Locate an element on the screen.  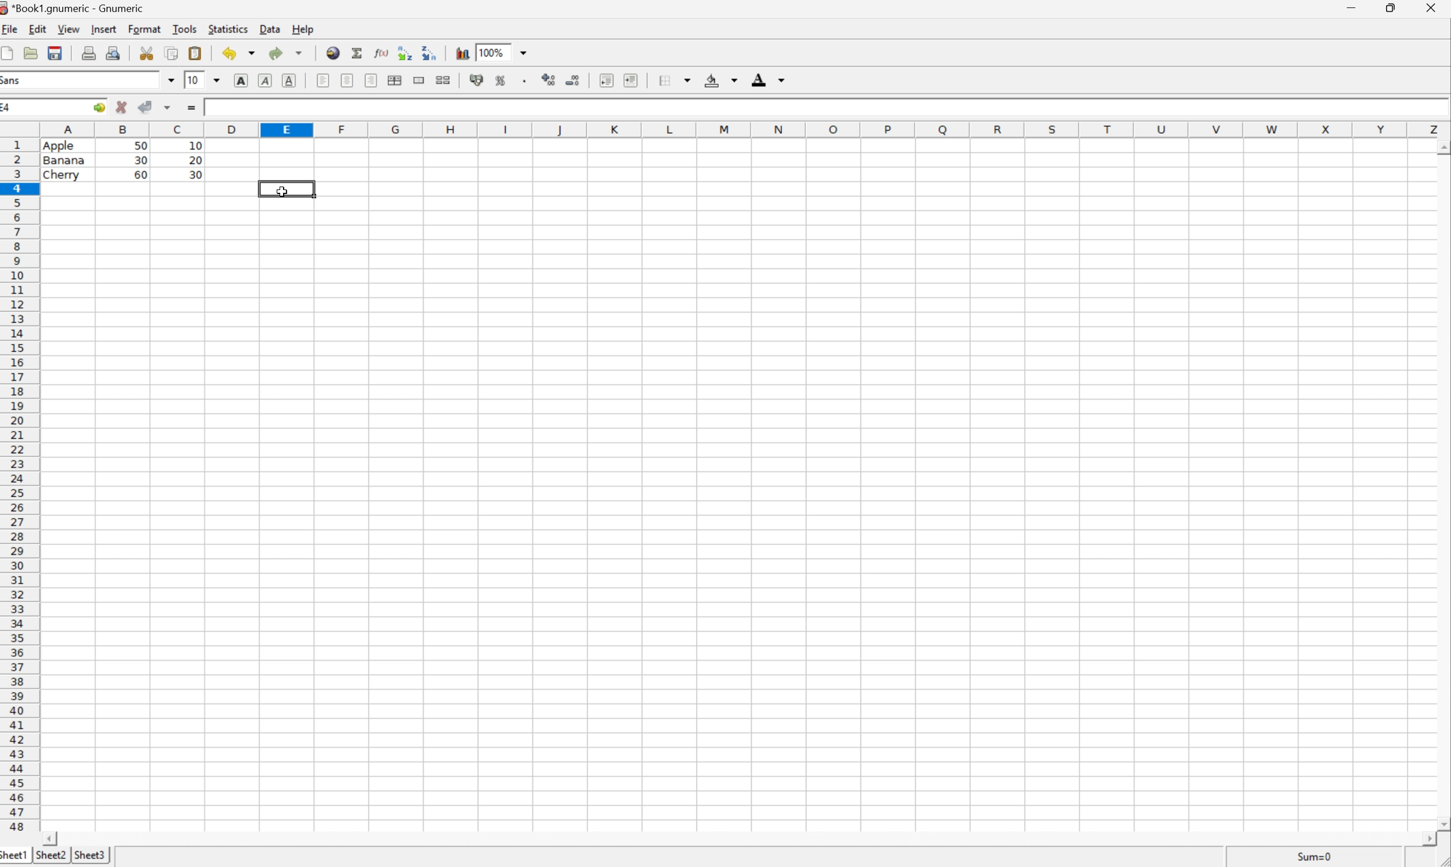
tabular data is located at coordinates (123, 159).